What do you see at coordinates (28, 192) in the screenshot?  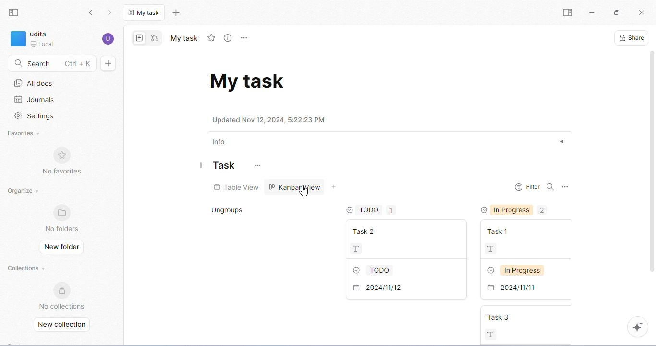 I see `organize` at bounding box center [28, 192].